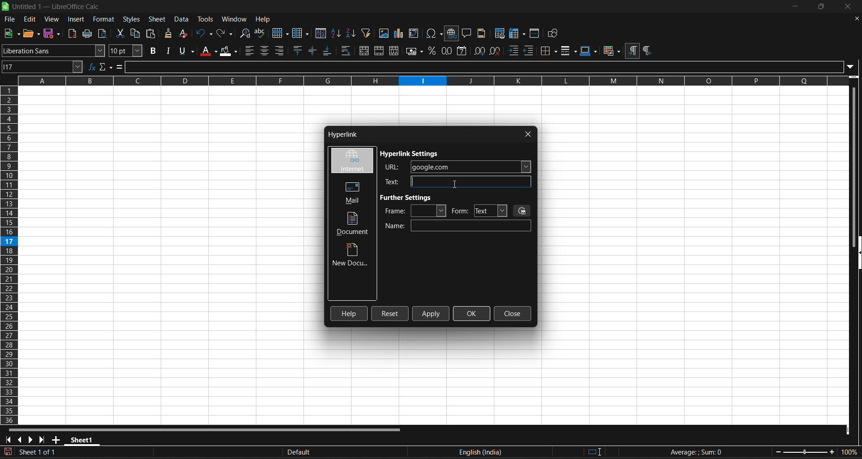 This screenshot has height=459, width=862. Describe the element at coordinates (251, 51) in the screenshot. I see `align left` at that location.